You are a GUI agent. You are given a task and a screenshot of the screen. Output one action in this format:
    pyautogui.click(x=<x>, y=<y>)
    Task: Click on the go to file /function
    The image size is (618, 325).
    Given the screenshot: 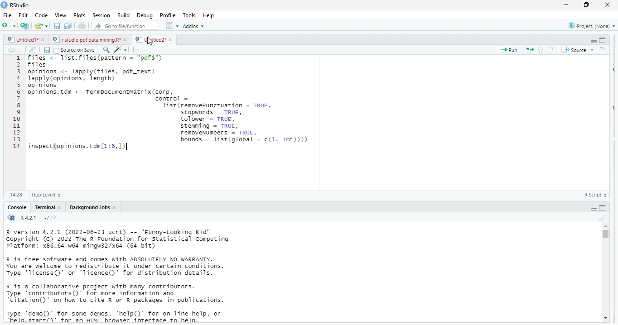 What is the action you would take?
    pyautogui.click(x=123, y=25)
    